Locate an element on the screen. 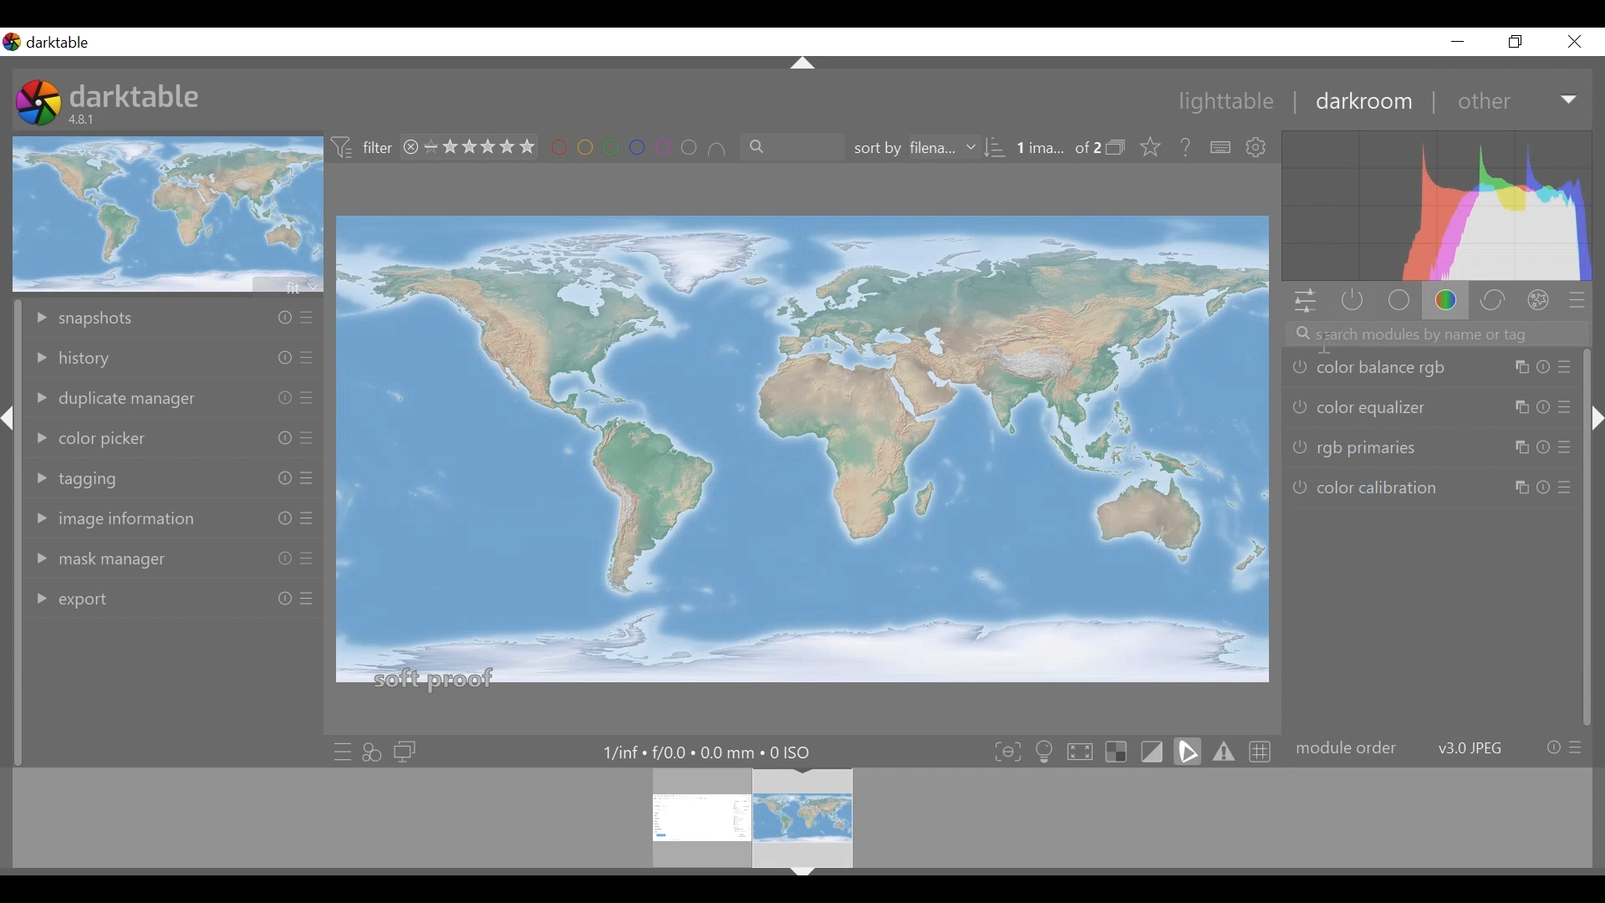   is located at coordinates (306, 440).